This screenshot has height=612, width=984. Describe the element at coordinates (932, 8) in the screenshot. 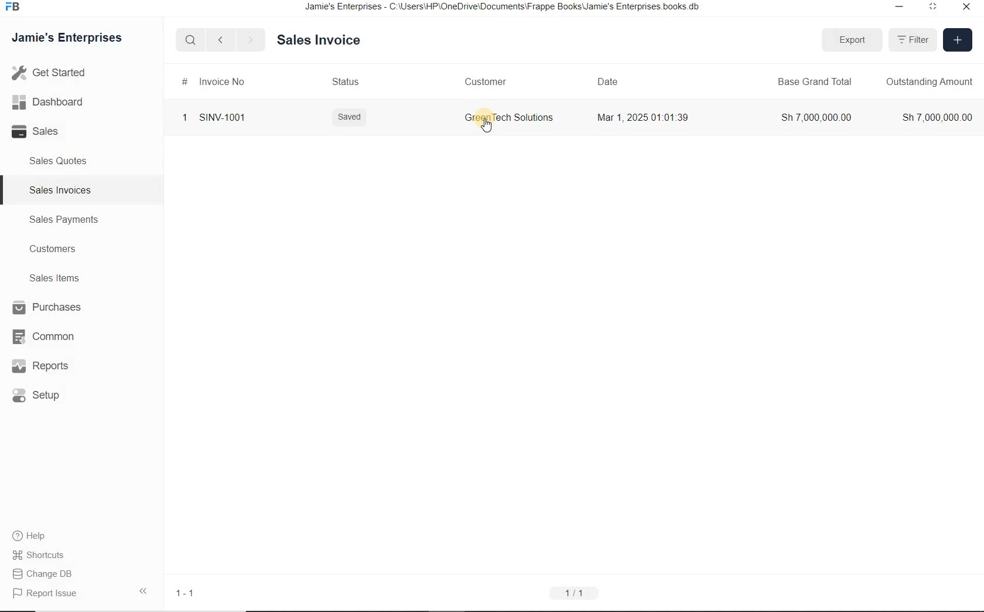

I see `minimize` at that location.